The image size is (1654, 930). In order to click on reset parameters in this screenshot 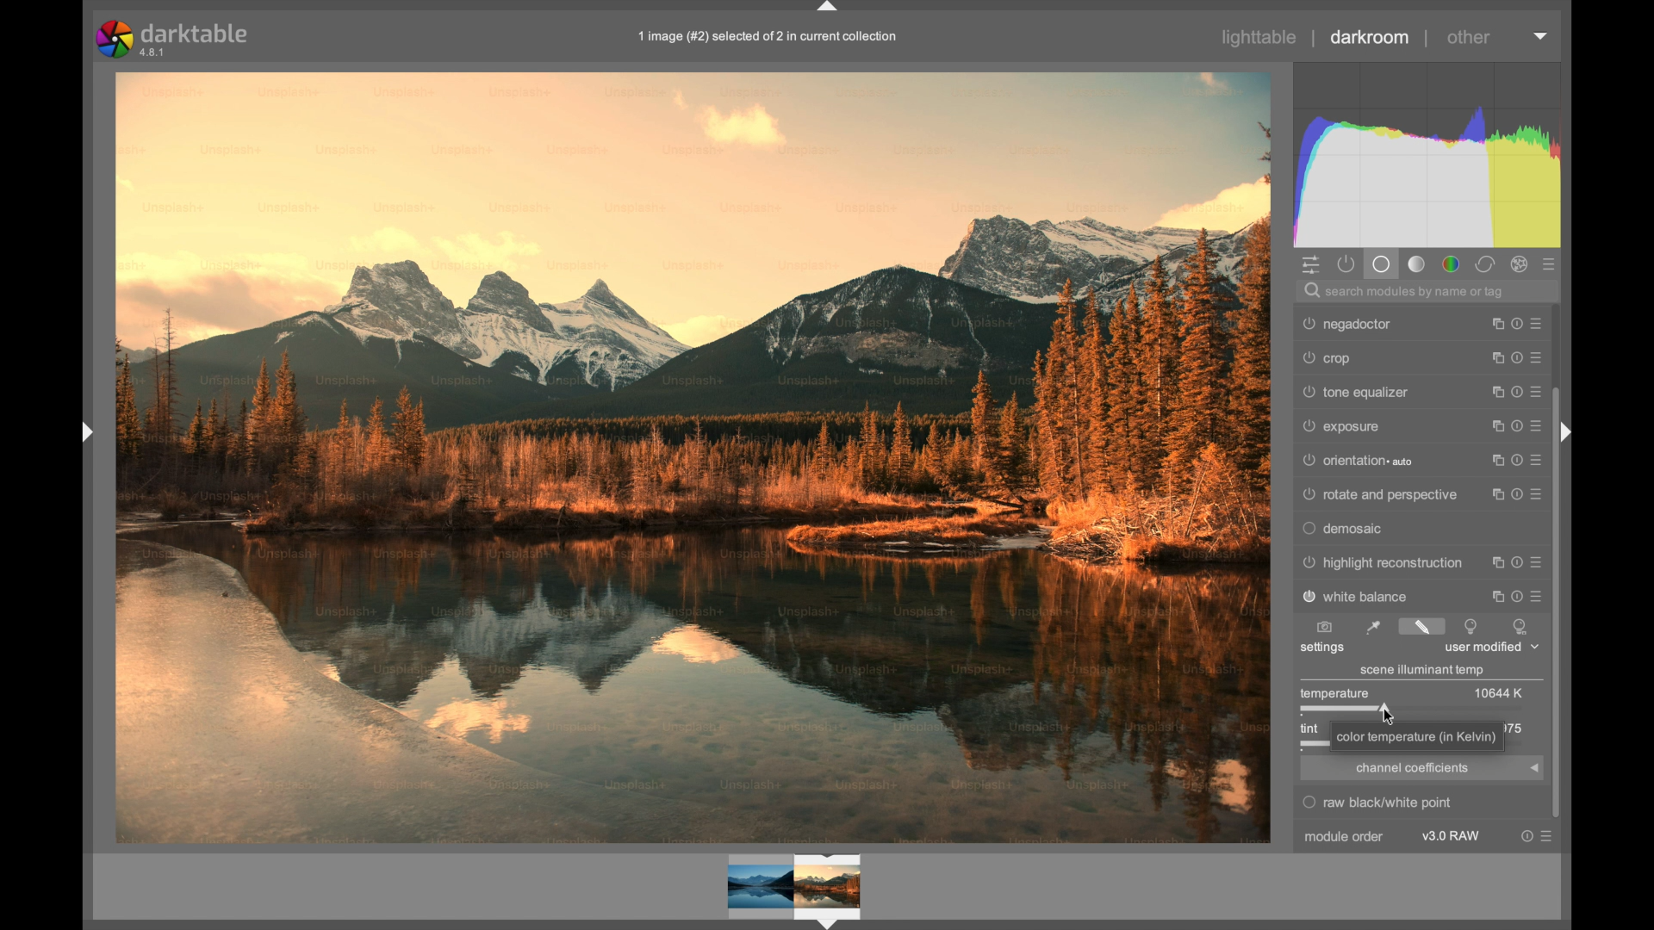, I will do `click(1518, 592)`.